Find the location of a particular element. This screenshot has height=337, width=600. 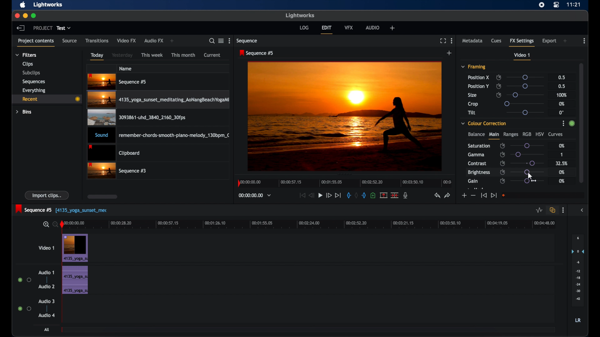

0.5 is located at coordinates (562, 77).